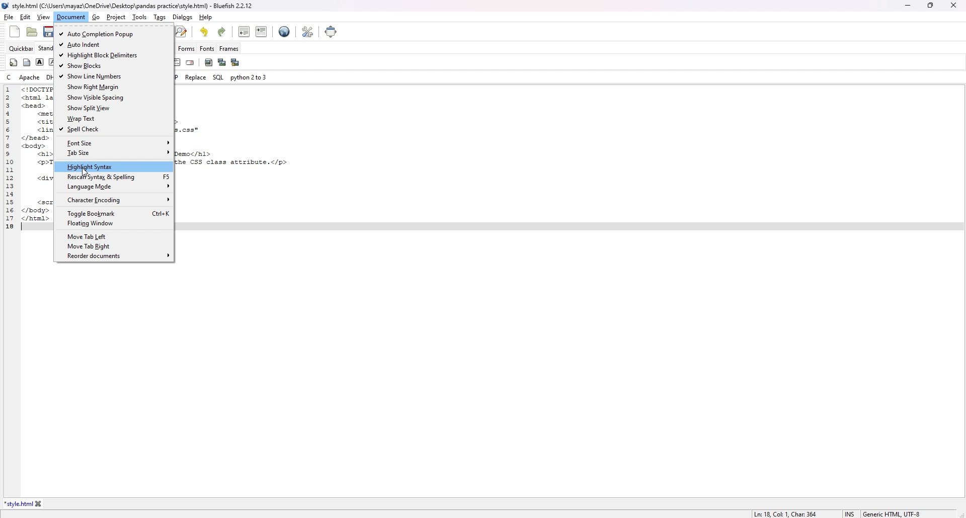 This screenshot has width=966, height=518. Describe the element at coordinates (39, 63) in the screenshot. I see `bold` at that location.